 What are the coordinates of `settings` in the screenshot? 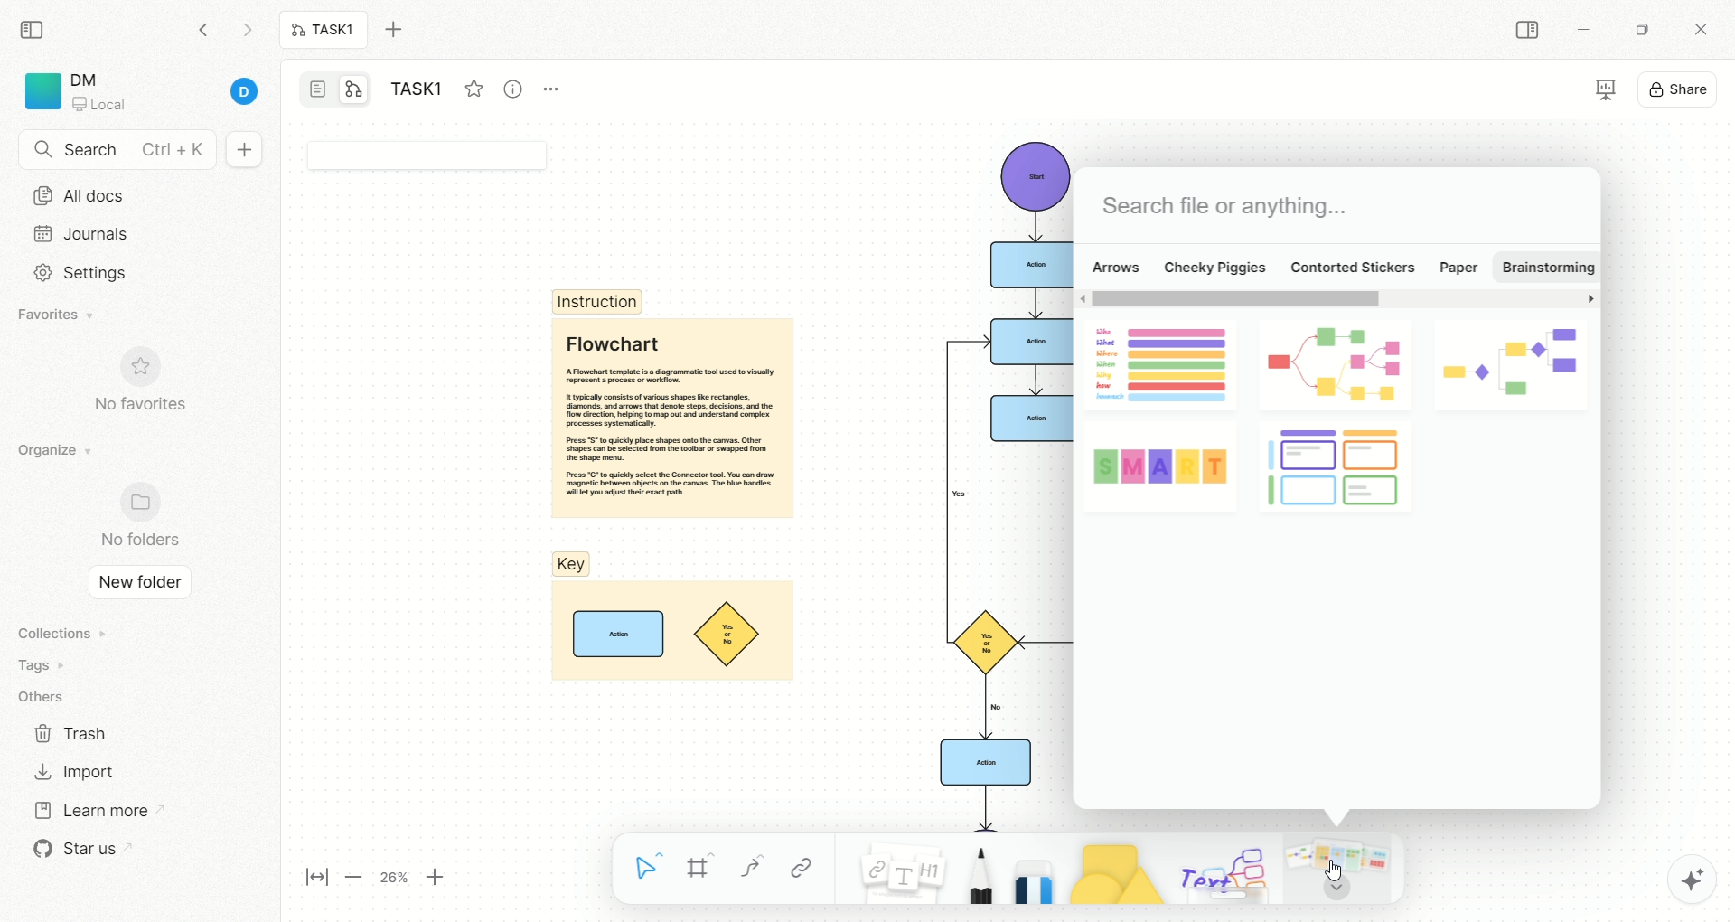 It's located at (75, 273).